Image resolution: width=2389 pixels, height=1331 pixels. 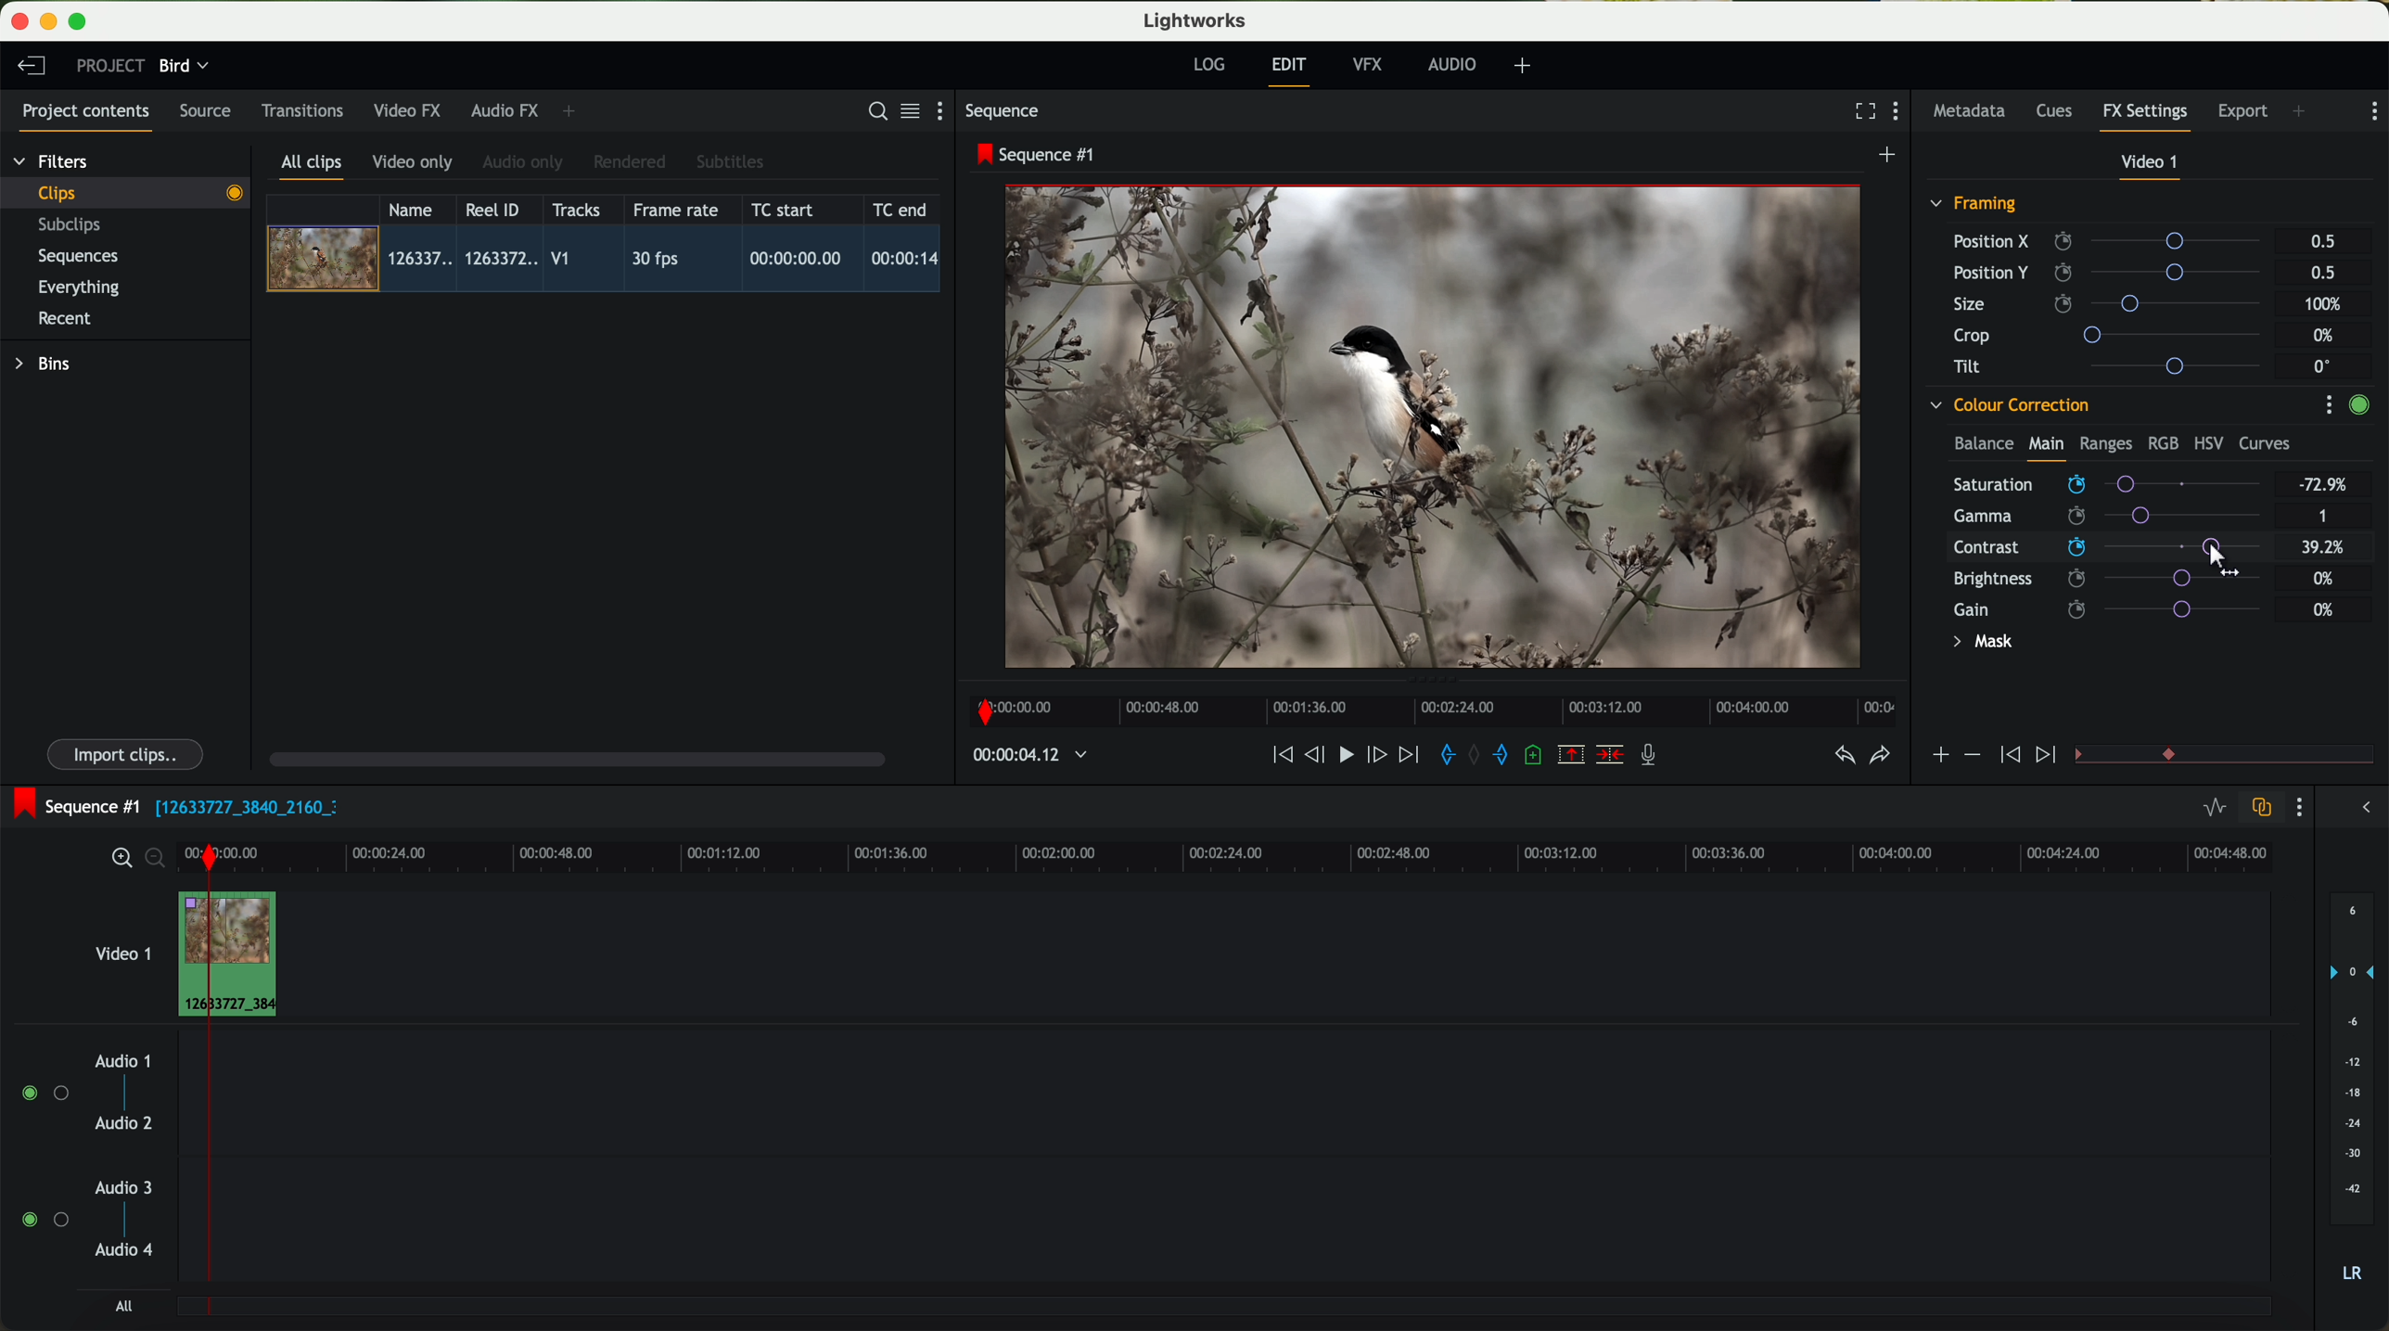 I want to click on record a voice-over, so click(x=1655, y=757).